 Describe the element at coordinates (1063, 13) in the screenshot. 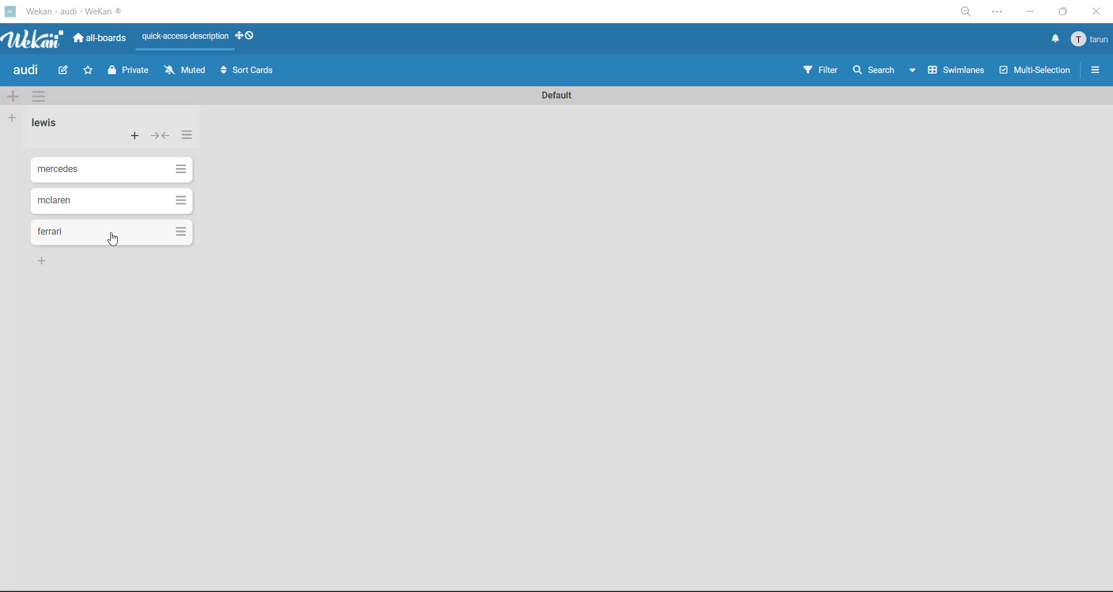

I see `maximize` at that location.